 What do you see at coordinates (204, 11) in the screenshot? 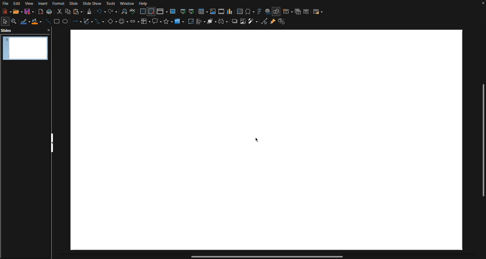
I see `Insert Table` at bounding box center [204, 11].